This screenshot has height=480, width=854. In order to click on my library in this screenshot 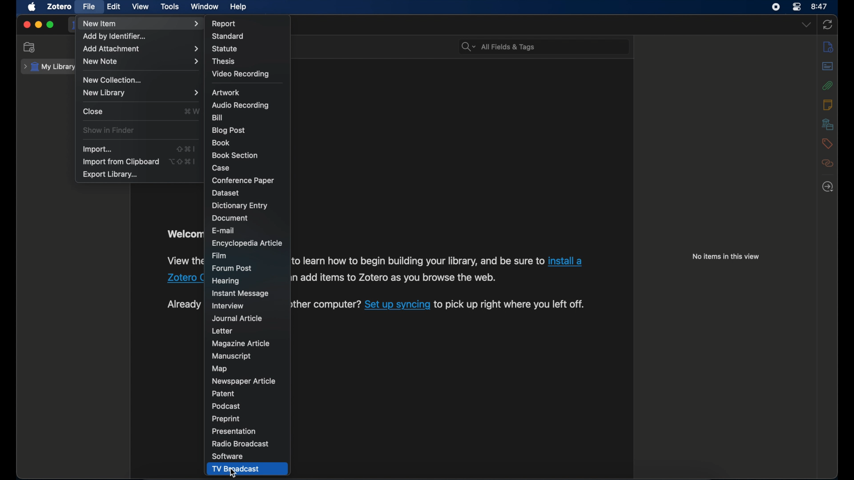, I will do `click(48, 67)`.